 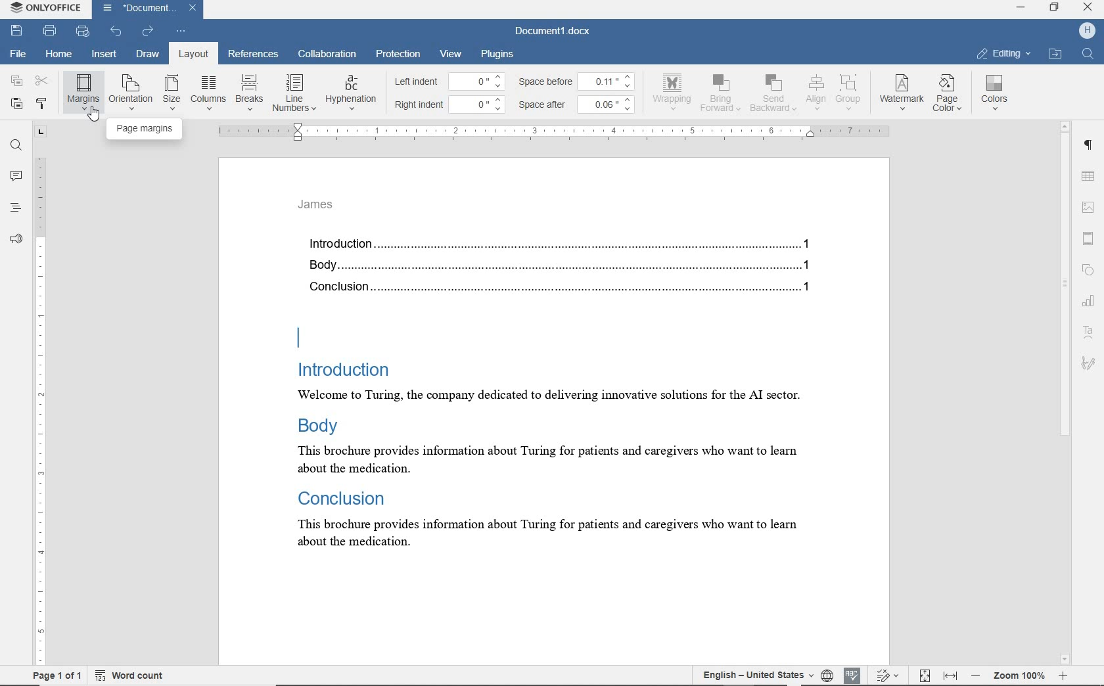 I want to click on comments, so click(x=16, y=176).